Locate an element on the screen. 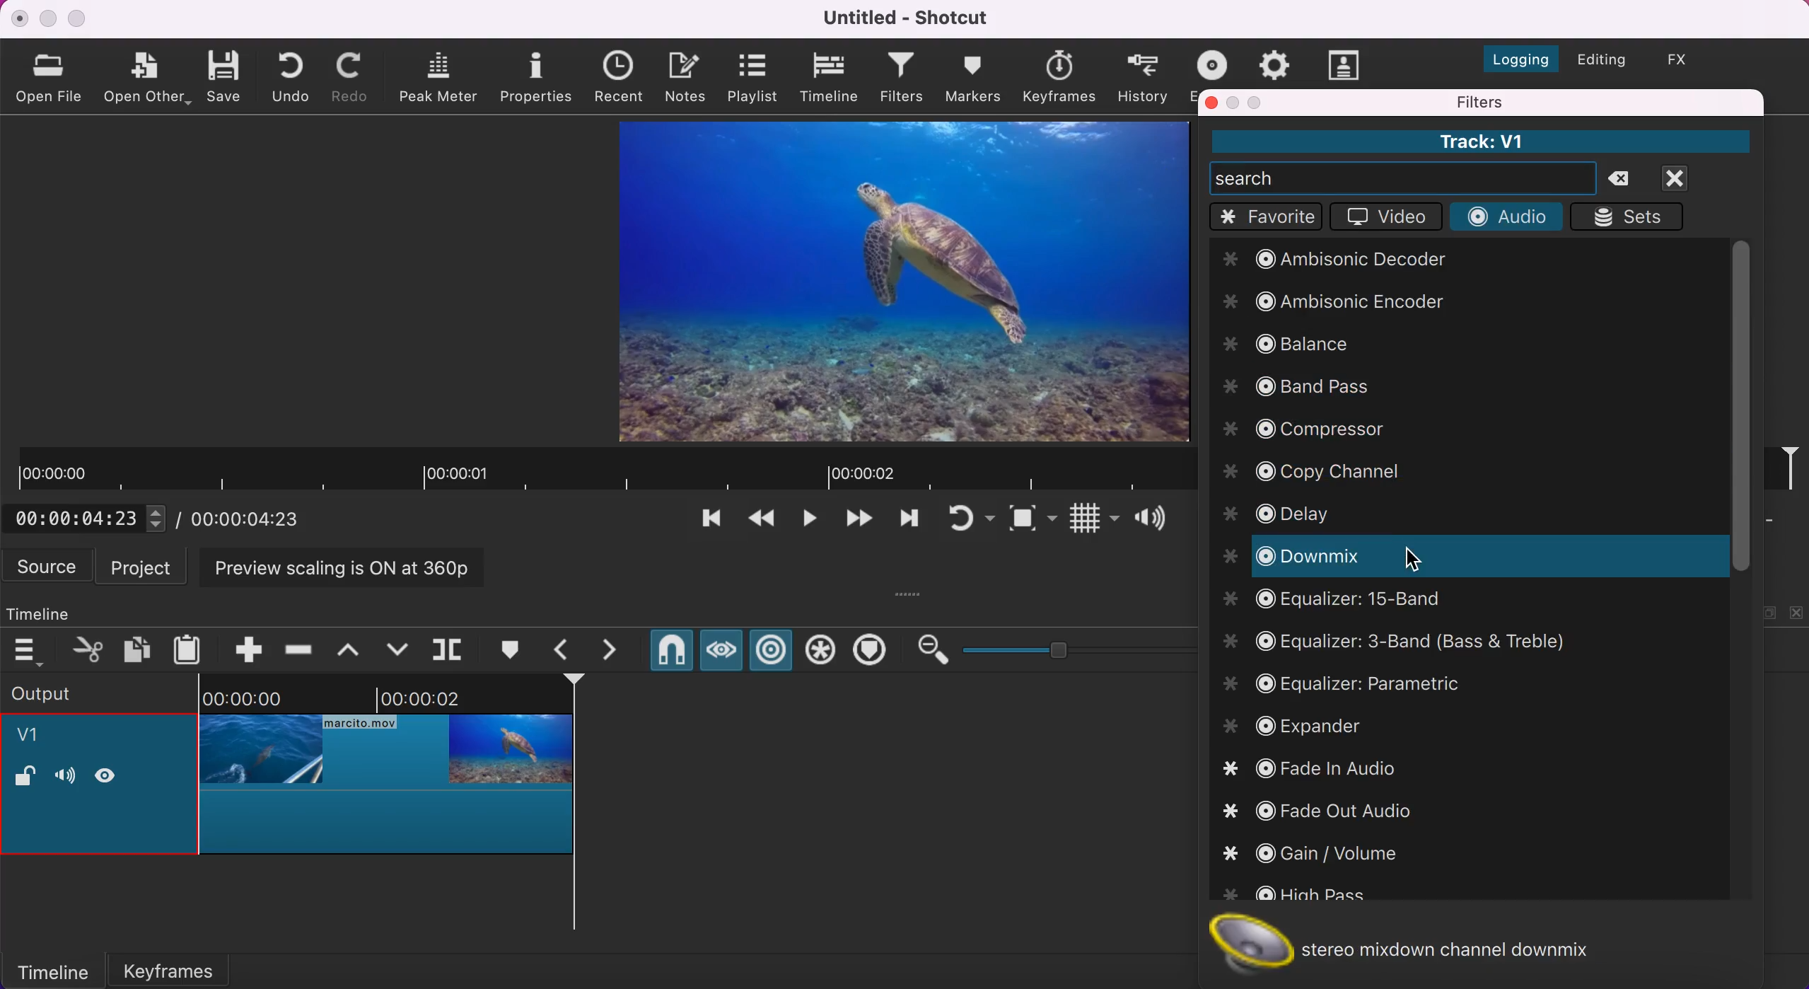 Image resolution: width=1809 pixels, height=989 pixels. show volume control is located at coordinates (1156, 521).